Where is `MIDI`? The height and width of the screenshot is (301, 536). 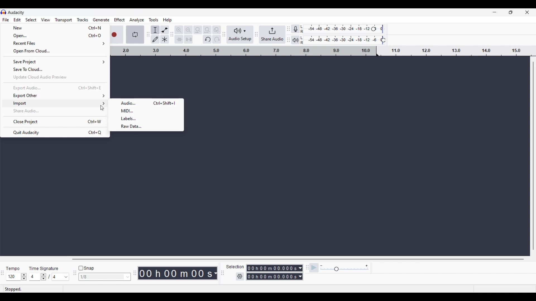
MIDI is located at coordinates (146, 111).